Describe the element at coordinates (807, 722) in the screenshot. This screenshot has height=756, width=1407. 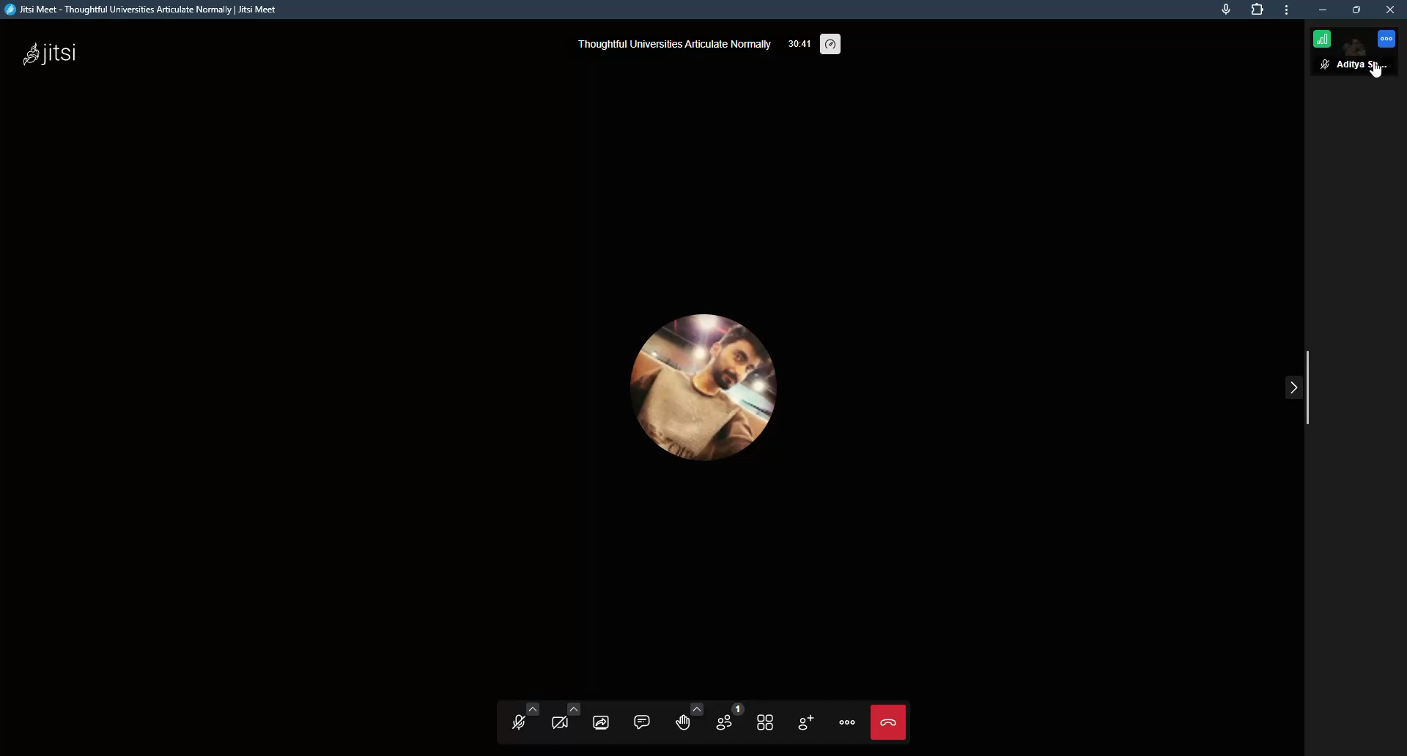
I see `invite people` at that location.